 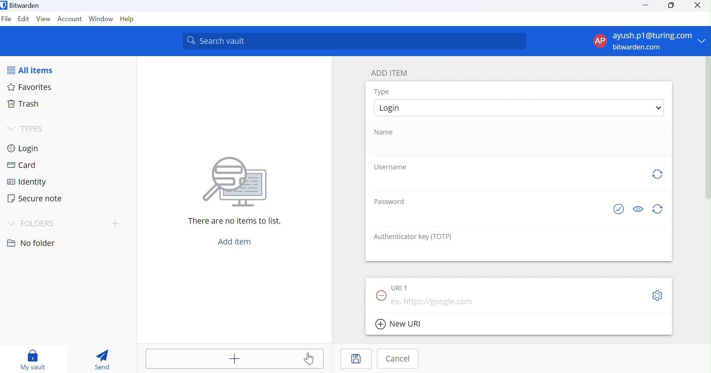 I want to click on File, so click(x=7, y=20).